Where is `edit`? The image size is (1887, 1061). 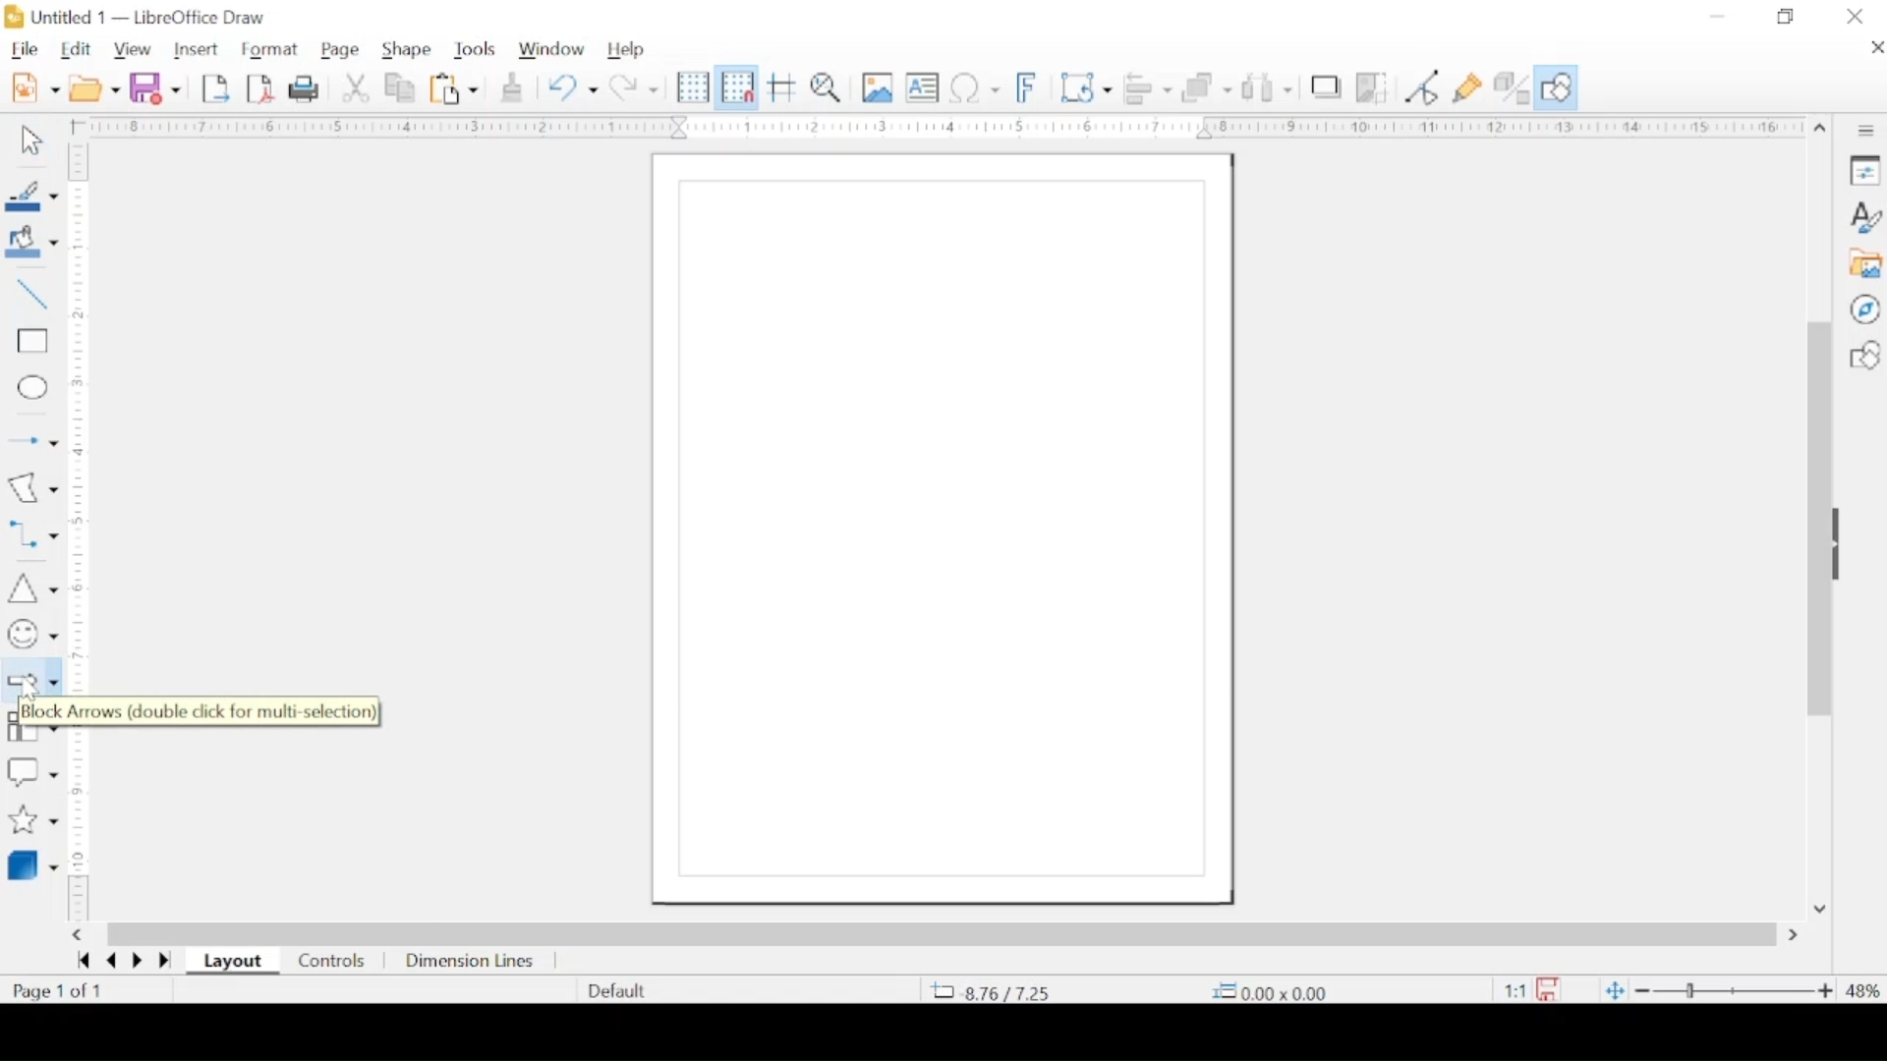
edit is located at coordinates (78, 50).